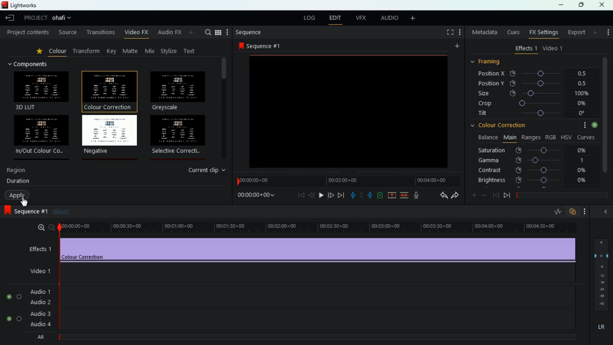 This screenshot has width=613, height=345. Describe the element at coordinates (495, 195) in the screenshot. I see `previous` at that location.